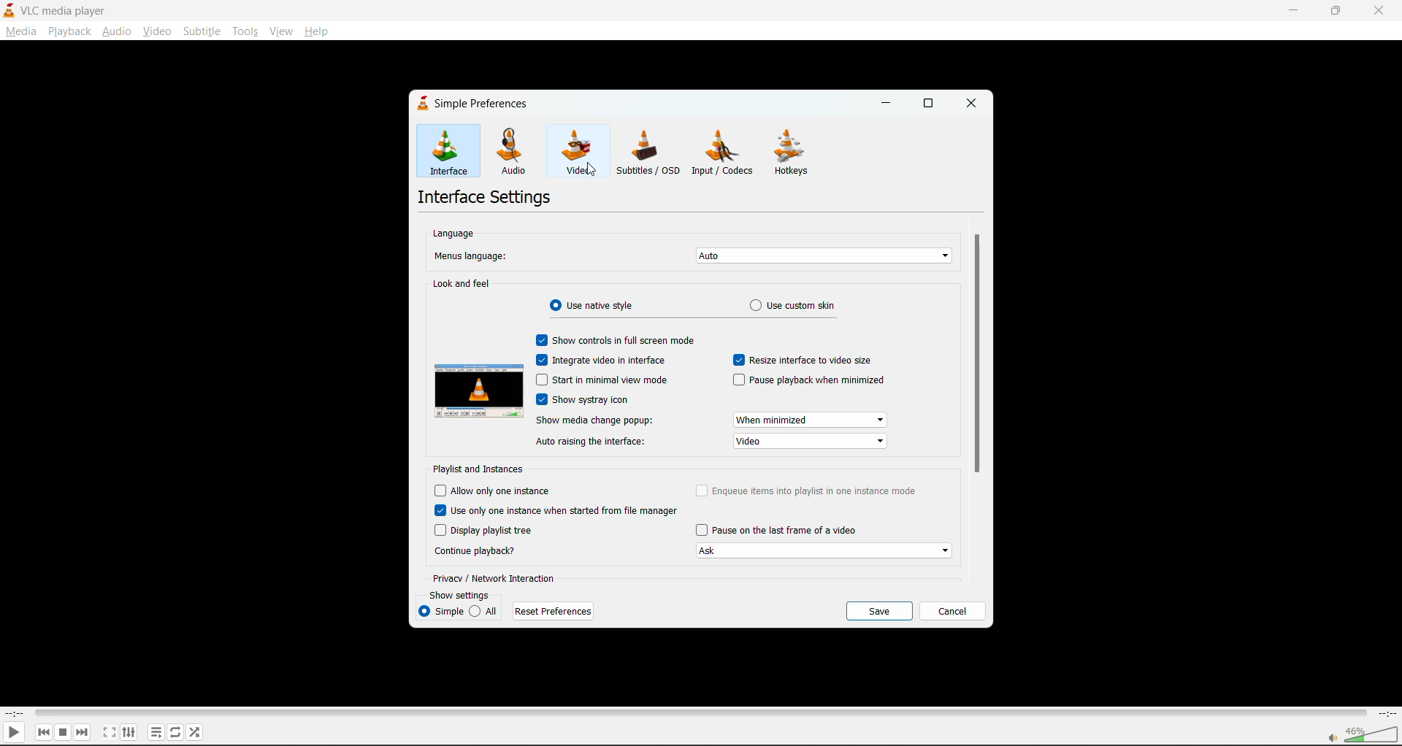 This screenshot has height=746, width=1402. What do you see at coordinates (117, 30) in the screenshot?
I see `audio` at bounding box center [117, 30].